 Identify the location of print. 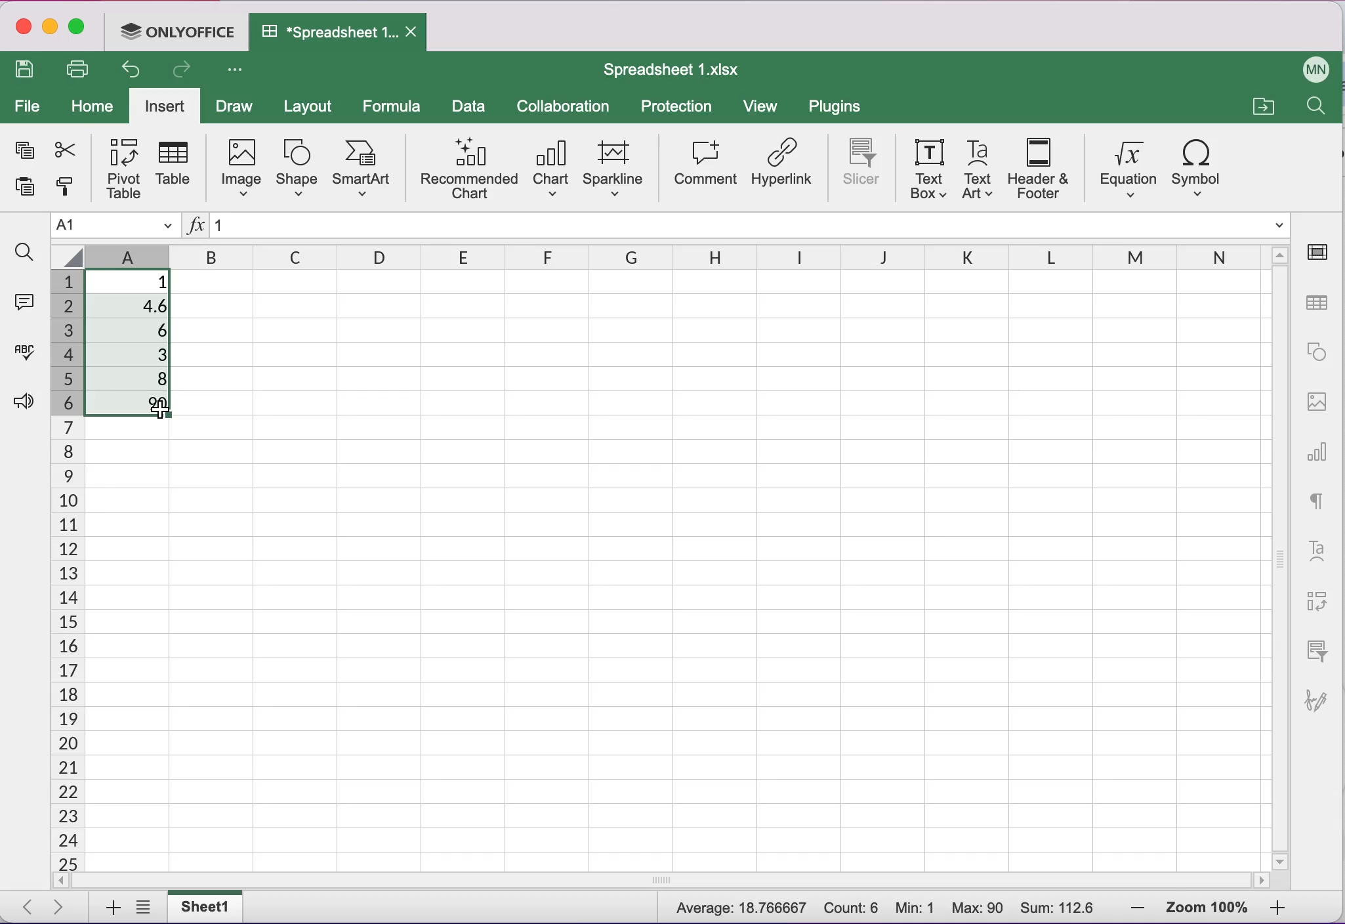
(79, 70).